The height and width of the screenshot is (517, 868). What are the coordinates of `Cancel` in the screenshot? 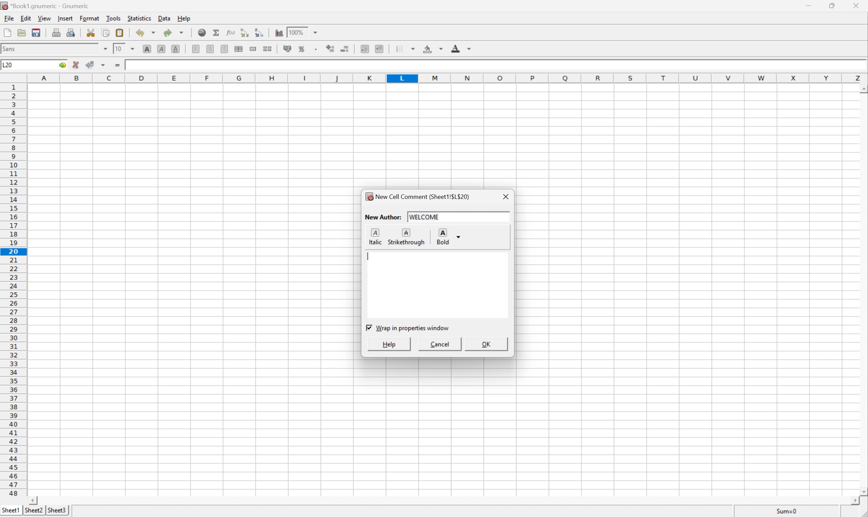 It's located at (441, 345).